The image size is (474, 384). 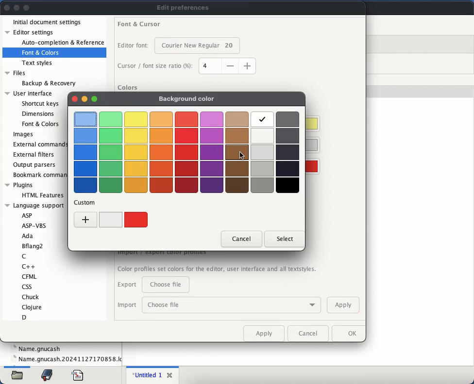 What do you see at coordinates (26, 266) in the screenshot?
I see `C++` at bounding box center [26, 266].